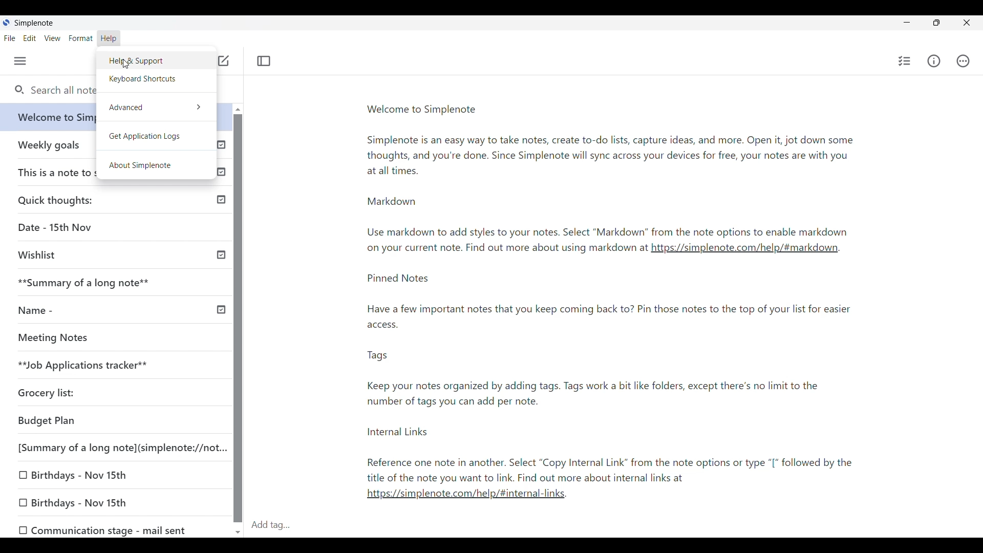 The image size is (983, 553). Describe the element at coordinates (20, 61) in the screenshot. I see `Menu` at that location.